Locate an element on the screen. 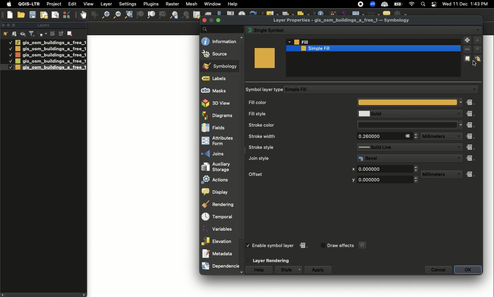   is located at coordinates (471, 147).